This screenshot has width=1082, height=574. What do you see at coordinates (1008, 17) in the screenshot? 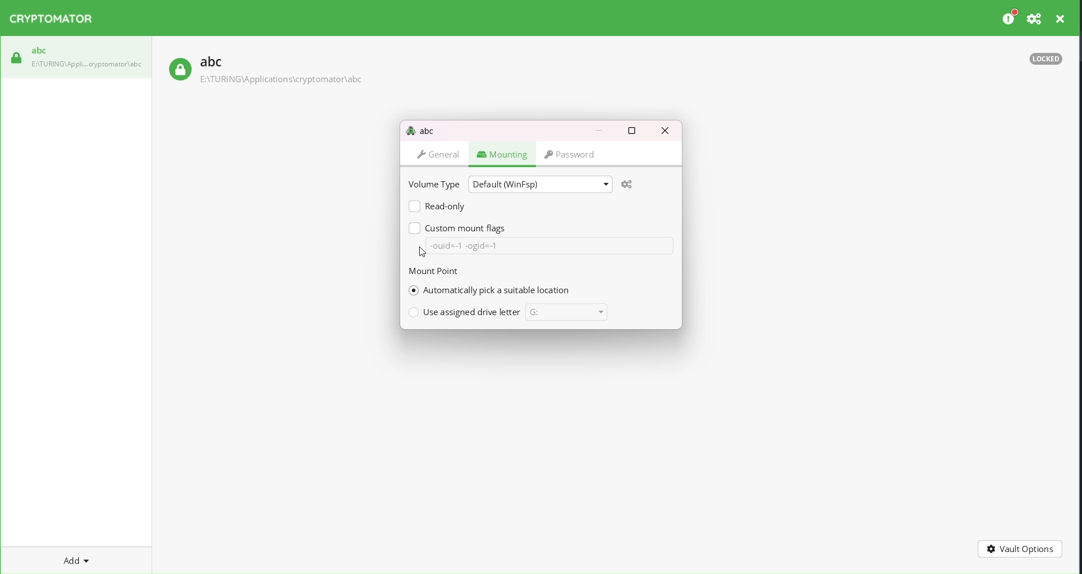
I see `preferences` at bounding box center [1008, 17].